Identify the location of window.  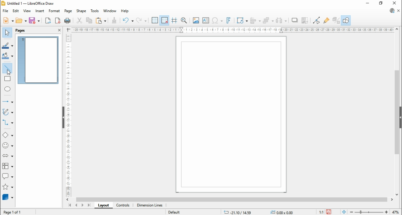
(110, 11).